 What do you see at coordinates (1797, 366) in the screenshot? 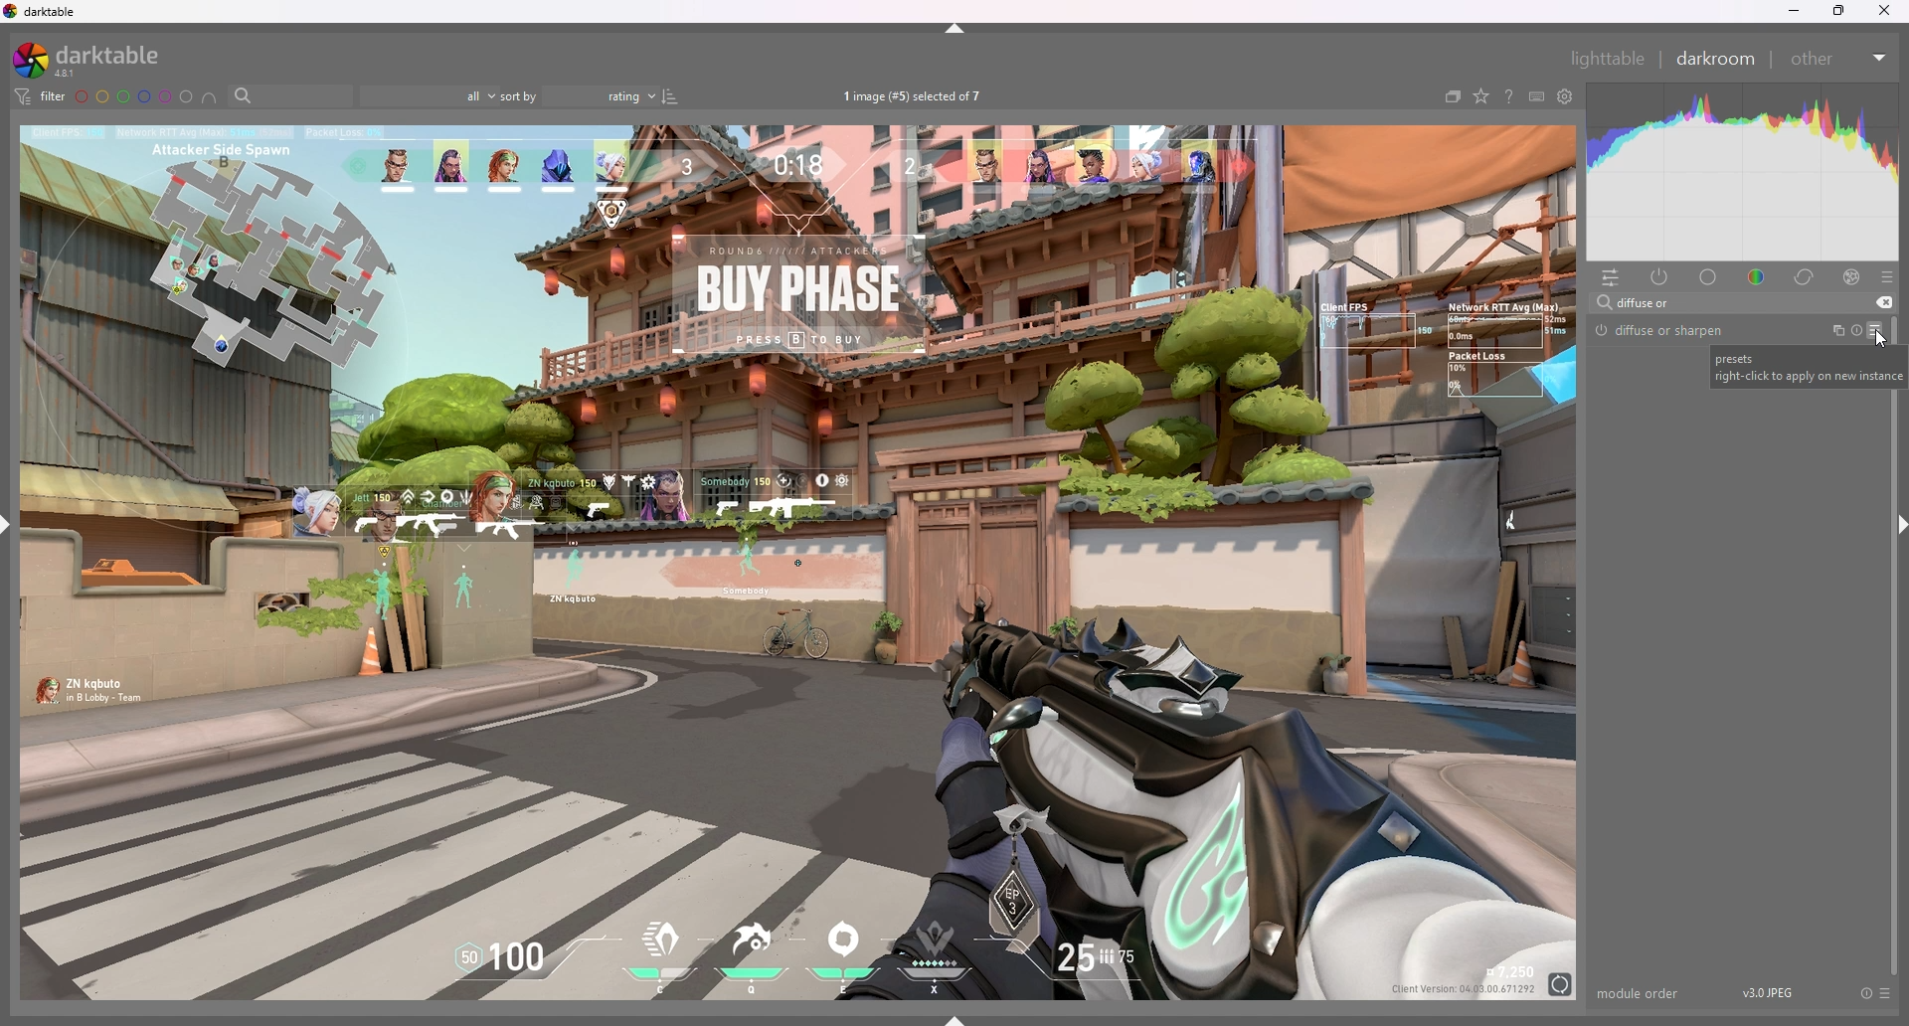
I see `cursor description` at bounding box center [1797, 366].